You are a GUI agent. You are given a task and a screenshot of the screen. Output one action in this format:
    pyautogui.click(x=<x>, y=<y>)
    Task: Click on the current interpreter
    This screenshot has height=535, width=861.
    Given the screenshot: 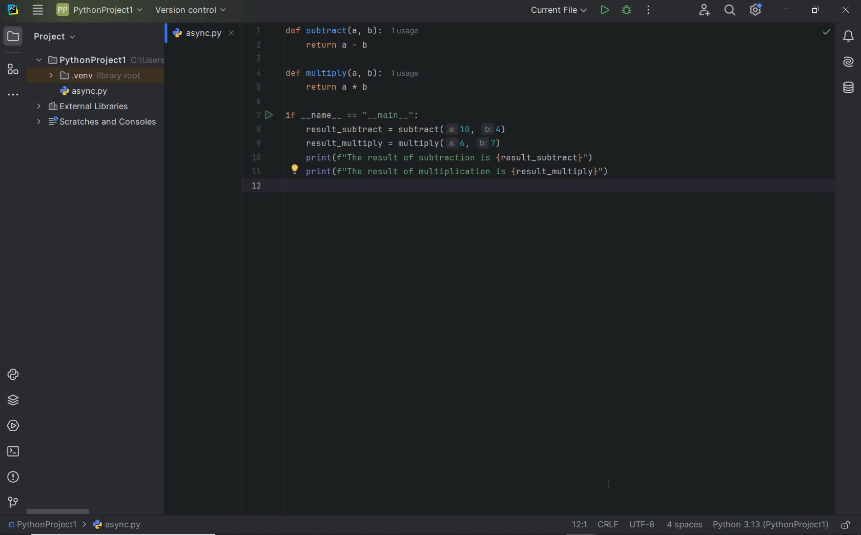 What is the action you would take?
    pyautogui.click(x=771, y=526)
    